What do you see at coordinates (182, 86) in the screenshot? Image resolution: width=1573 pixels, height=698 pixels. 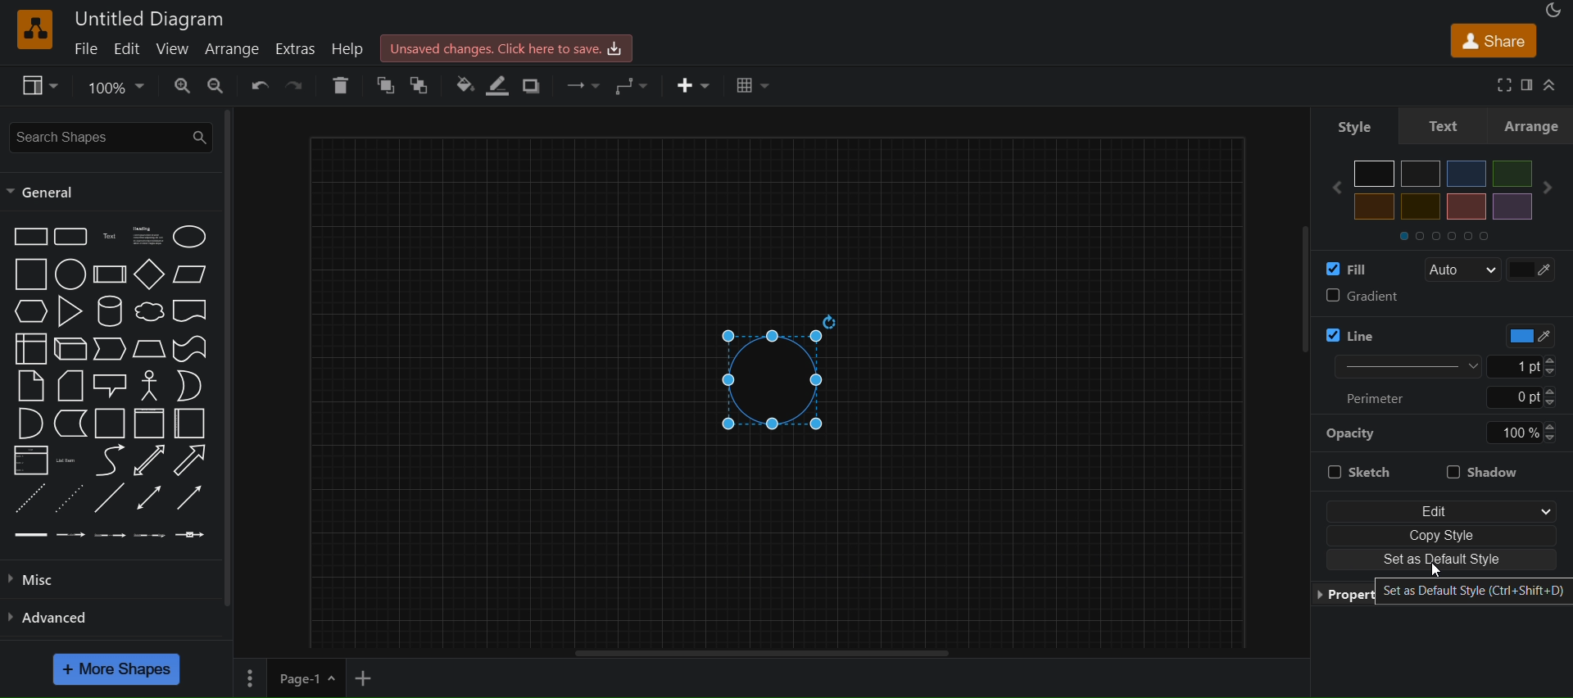 I see `zoom in` at bounding box center [182, 86].